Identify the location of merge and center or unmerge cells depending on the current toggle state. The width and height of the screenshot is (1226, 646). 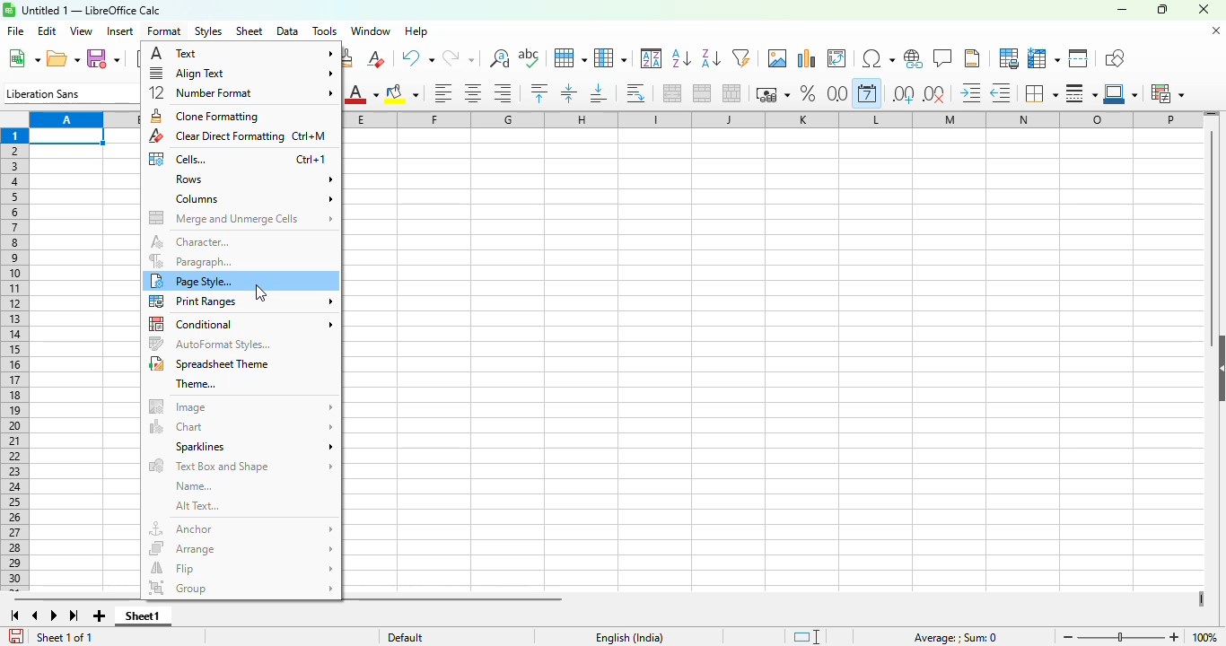
(673, 93).